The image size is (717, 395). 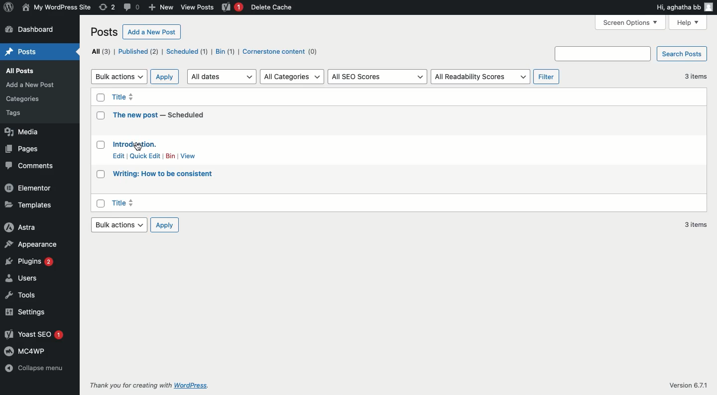 What do you see at coordinates (10, 7) in the screenshot?
I see `Logo` at bounding box center [10, 7].